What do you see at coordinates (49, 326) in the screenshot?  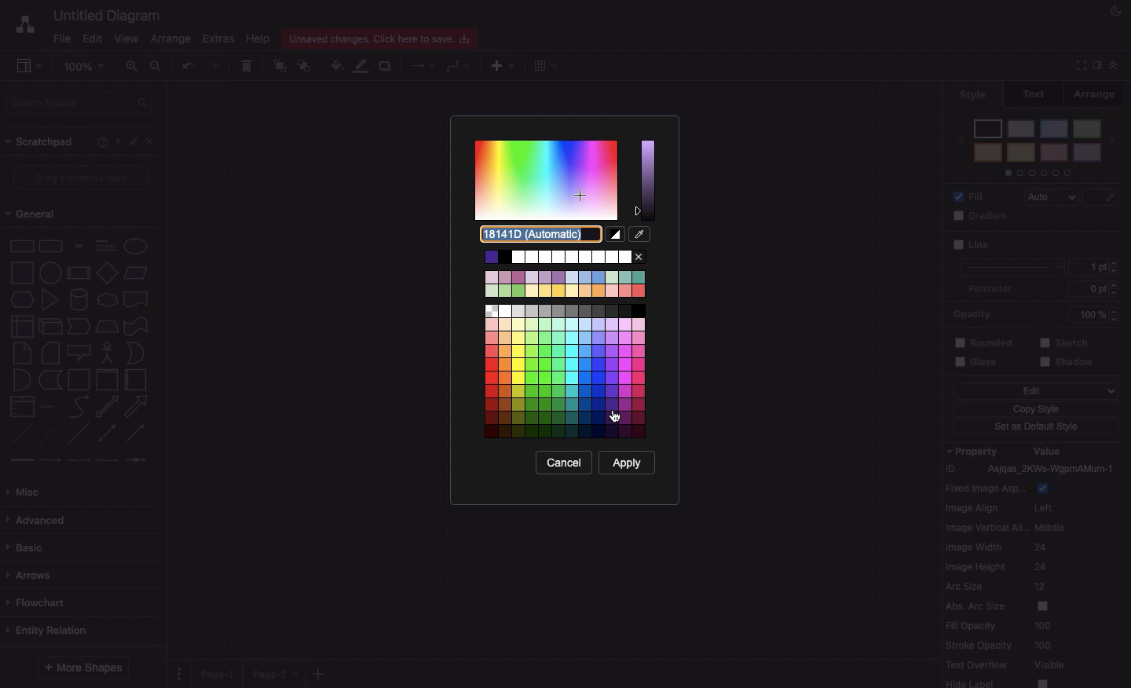 I see `cube` at bounding box center [49, 326].